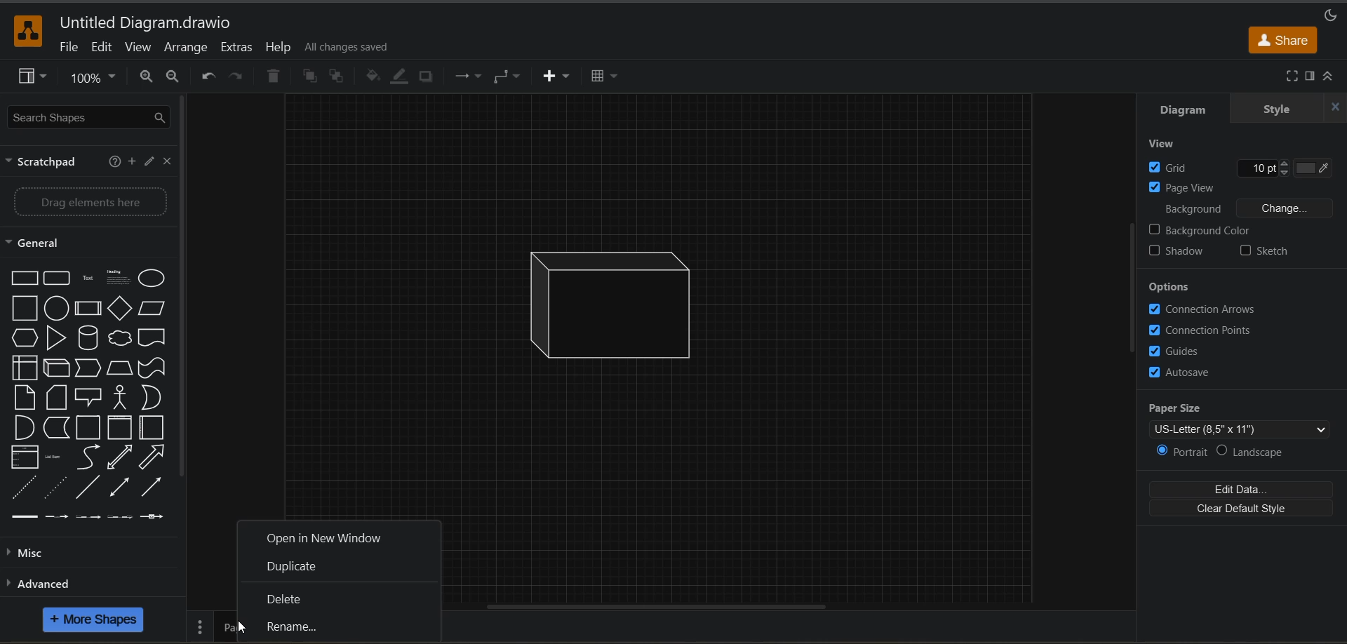  What do you see at coordinates (114, 163) in the screenshot?
I see `help` at bounding box center [114, 163].